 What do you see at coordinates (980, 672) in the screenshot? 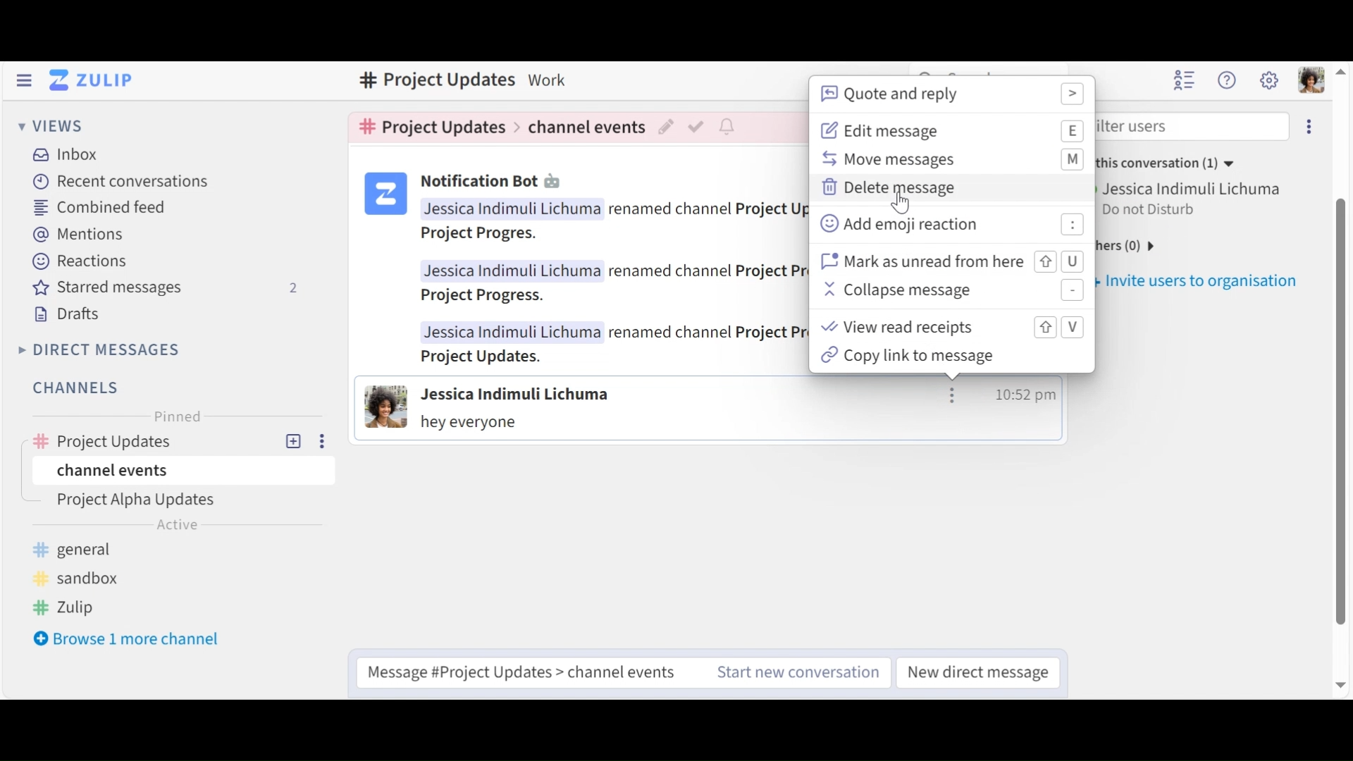
I see `New direct message` at bounding box center [980, 672].